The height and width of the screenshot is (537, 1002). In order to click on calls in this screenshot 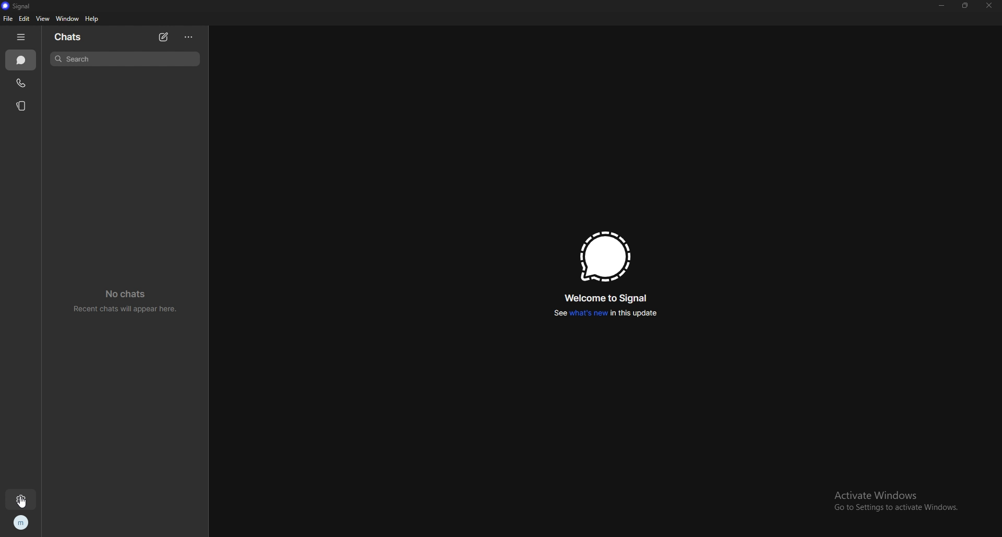, I will do `click(23, 82)`.